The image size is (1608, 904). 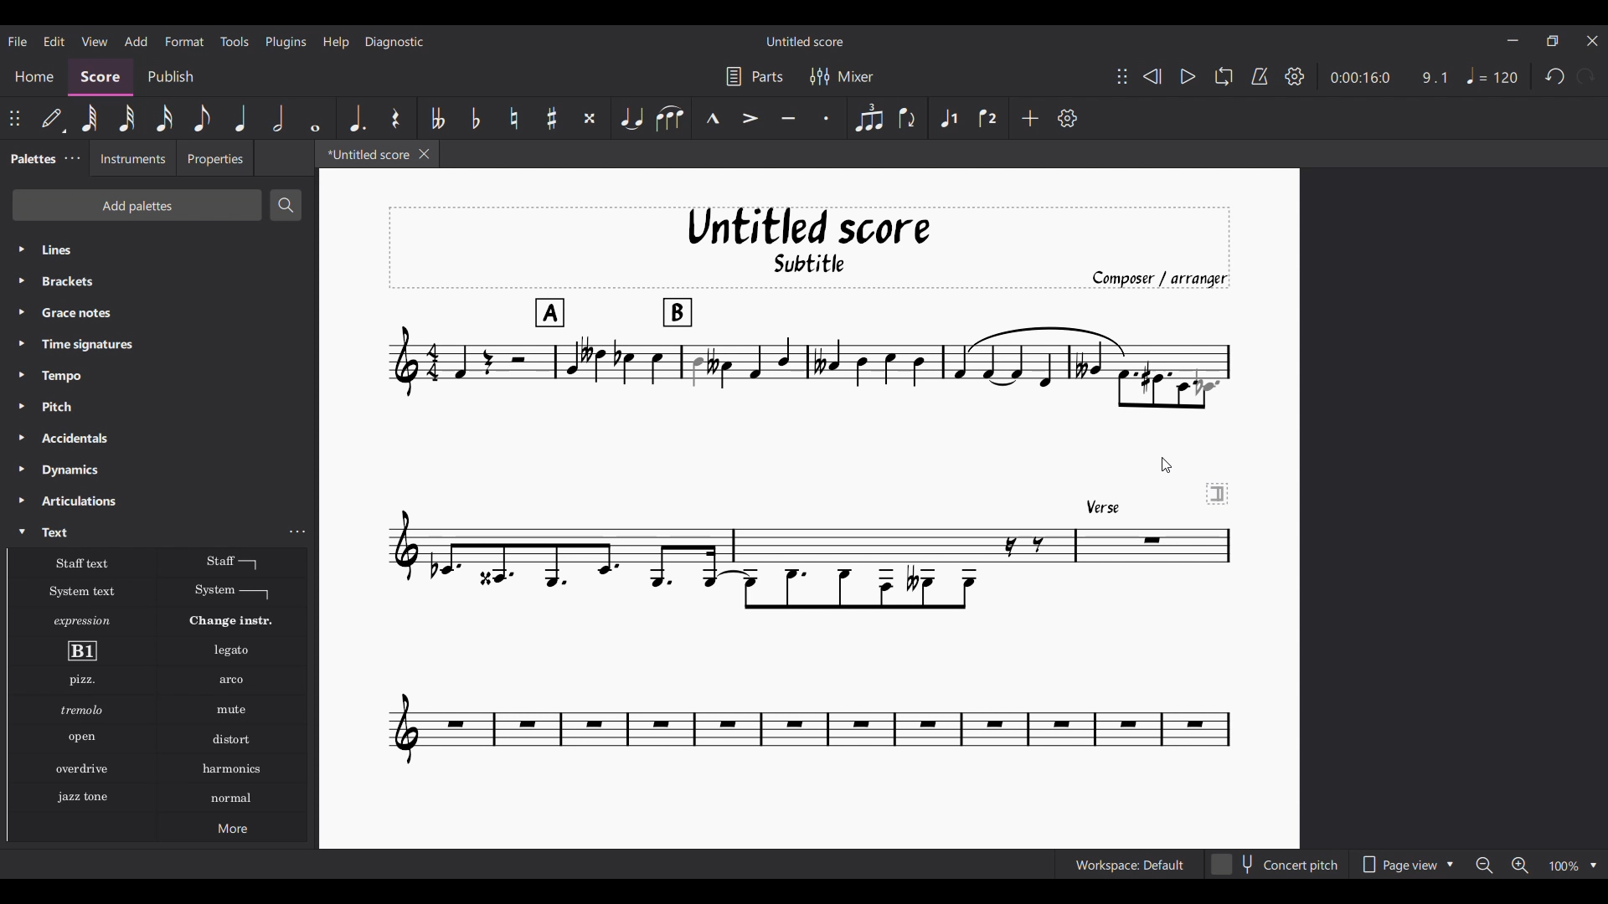 What do you see at coordinates (1260, 76) in the screenshot?
I see `Metronome` at bounding box center [1260, 76].